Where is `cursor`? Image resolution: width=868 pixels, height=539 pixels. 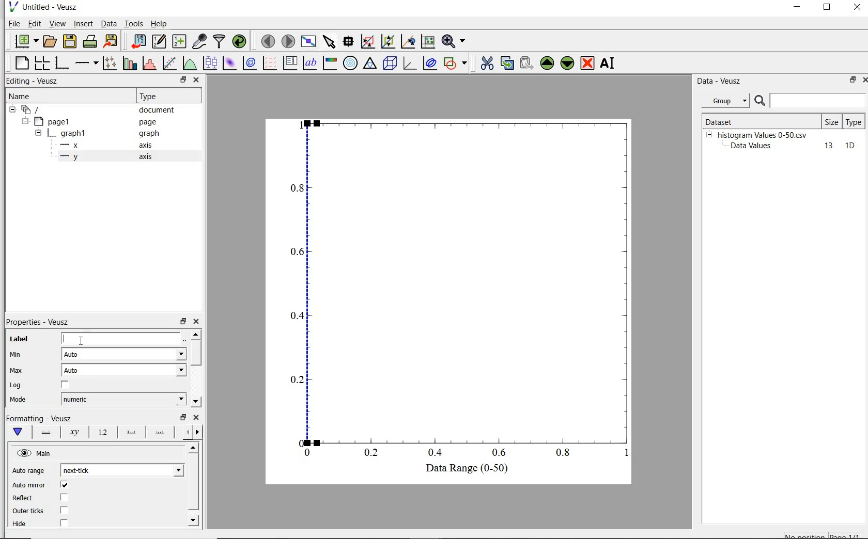
cursor is located at coordinates (82, 341).